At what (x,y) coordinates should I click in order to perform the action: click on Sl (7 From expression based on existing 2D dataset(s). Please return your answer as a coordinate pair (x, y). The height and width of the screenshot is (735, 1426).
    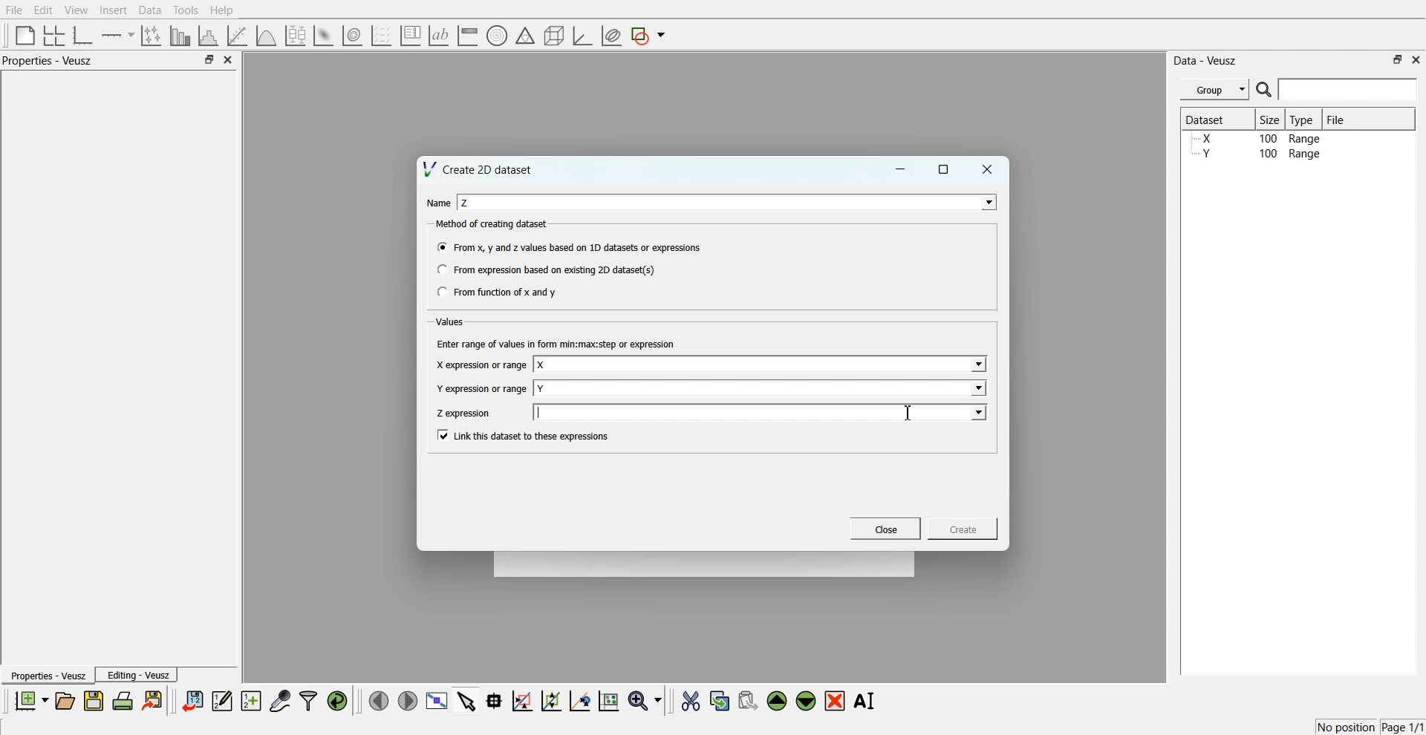
    Looking at the image, I should click on (545, 269).